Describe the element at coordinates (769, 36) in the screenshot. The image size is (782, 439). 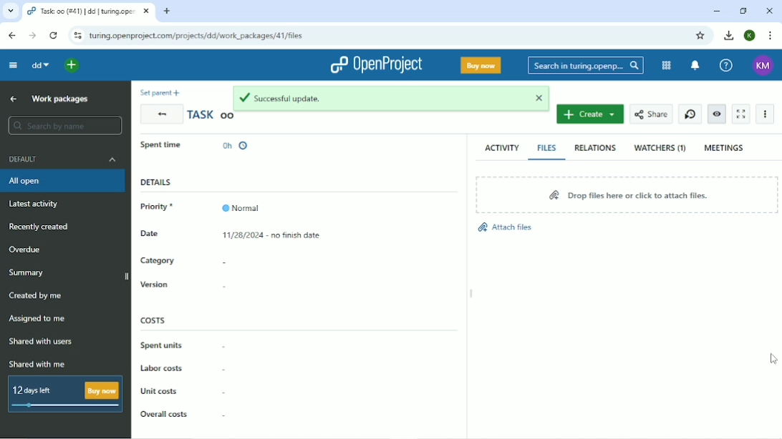
I see `Customize and control google chrome` at that location.